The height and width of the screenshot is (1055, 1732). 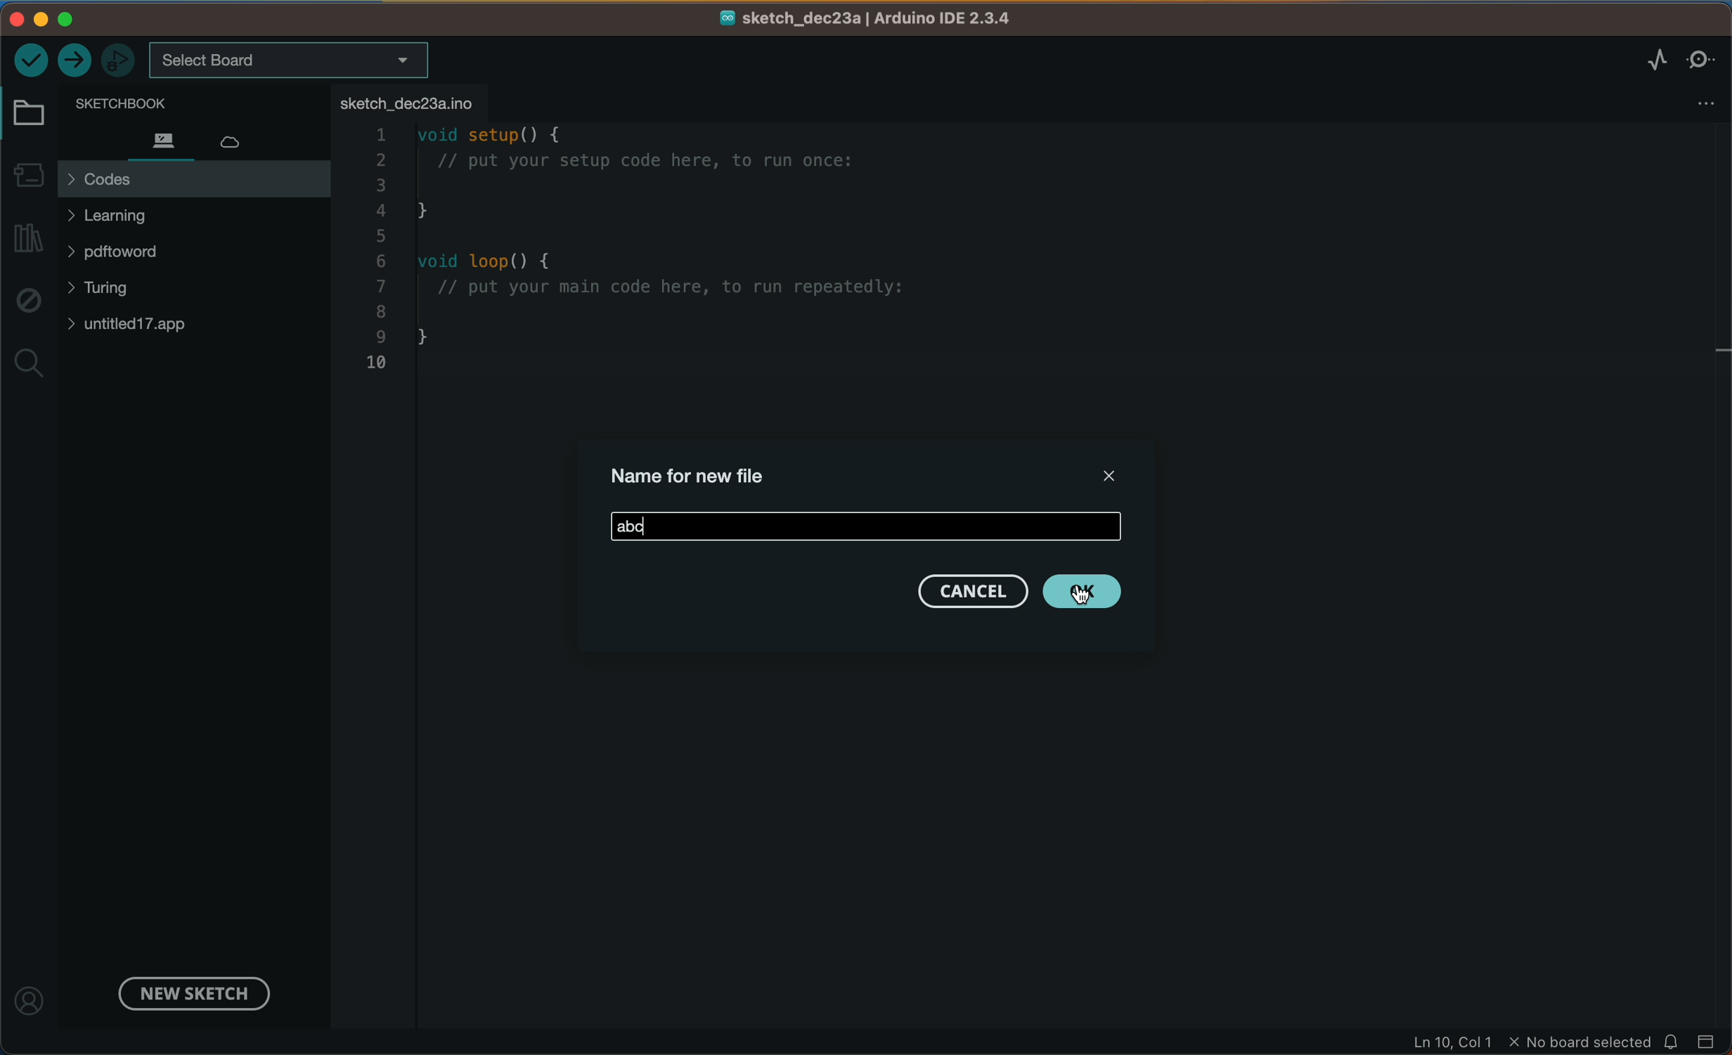 What do you see at coordinates (867, 19) in the screenshot?
I see `file name` at bounding box center [867, 19].